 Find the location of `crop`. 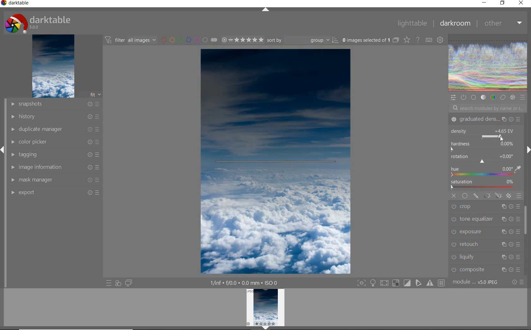

crop is located at coordinates (486, 207).